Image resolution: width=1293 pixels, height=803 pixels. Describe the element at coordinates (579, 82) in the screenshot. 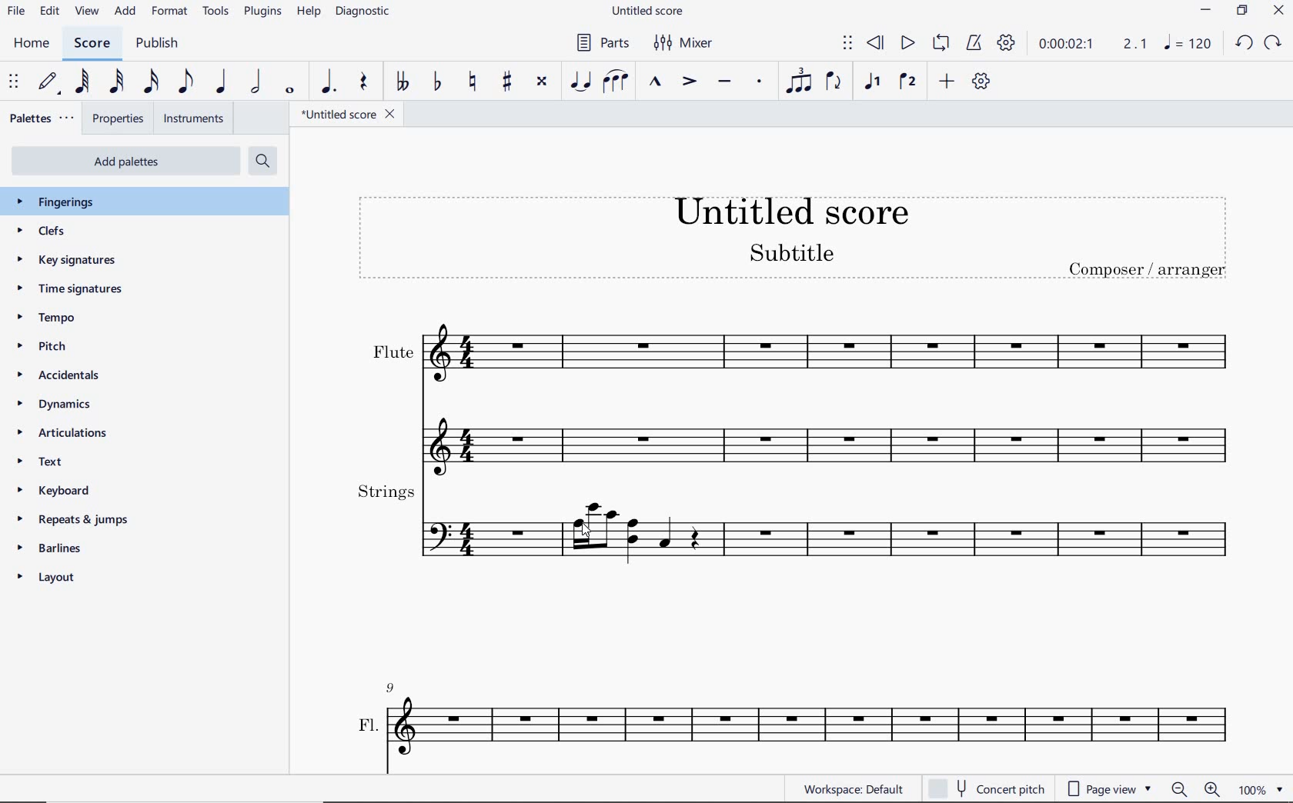

I see `tie` at that location.